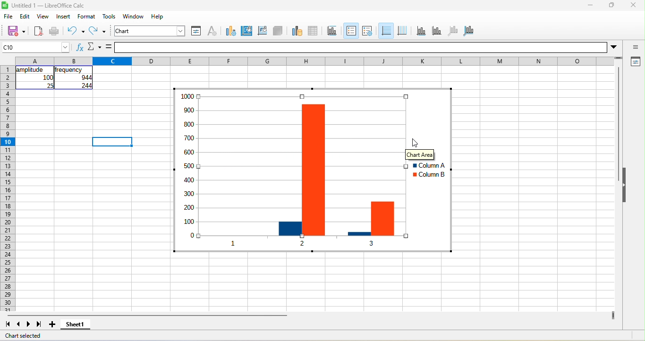 The height and width of the screenshot is (341, 645). What do you see at coordinates (278, 30) in the screenshot?
I see `3d view` at bounding box center [278, 30].